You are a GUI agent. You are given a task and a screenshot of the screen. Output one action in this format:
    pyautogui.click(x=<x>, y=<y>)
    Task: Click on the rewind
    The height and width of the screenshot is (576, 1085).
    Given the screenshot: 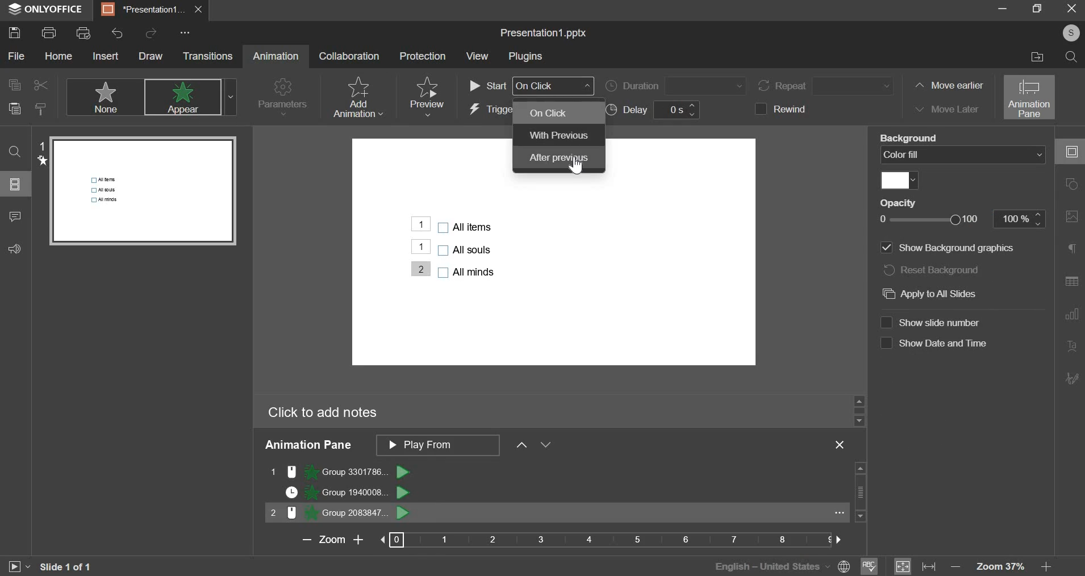 What is the action you would take?
    pyautogui.click(x=786, y=108)
    